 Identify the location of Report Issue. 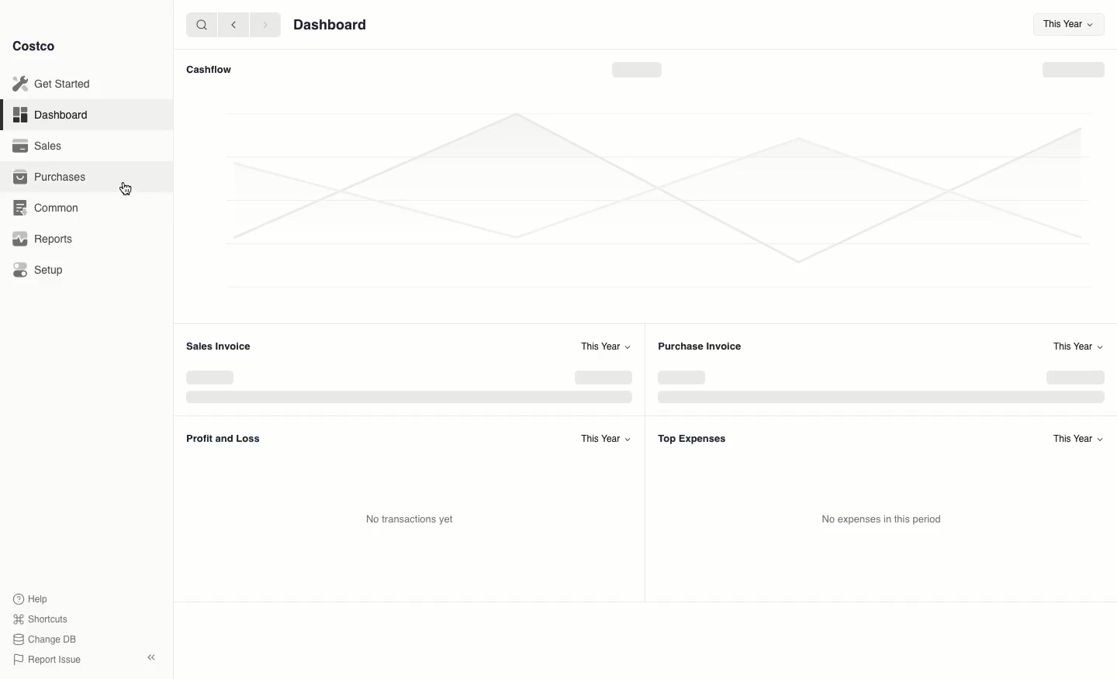
(47, 660).